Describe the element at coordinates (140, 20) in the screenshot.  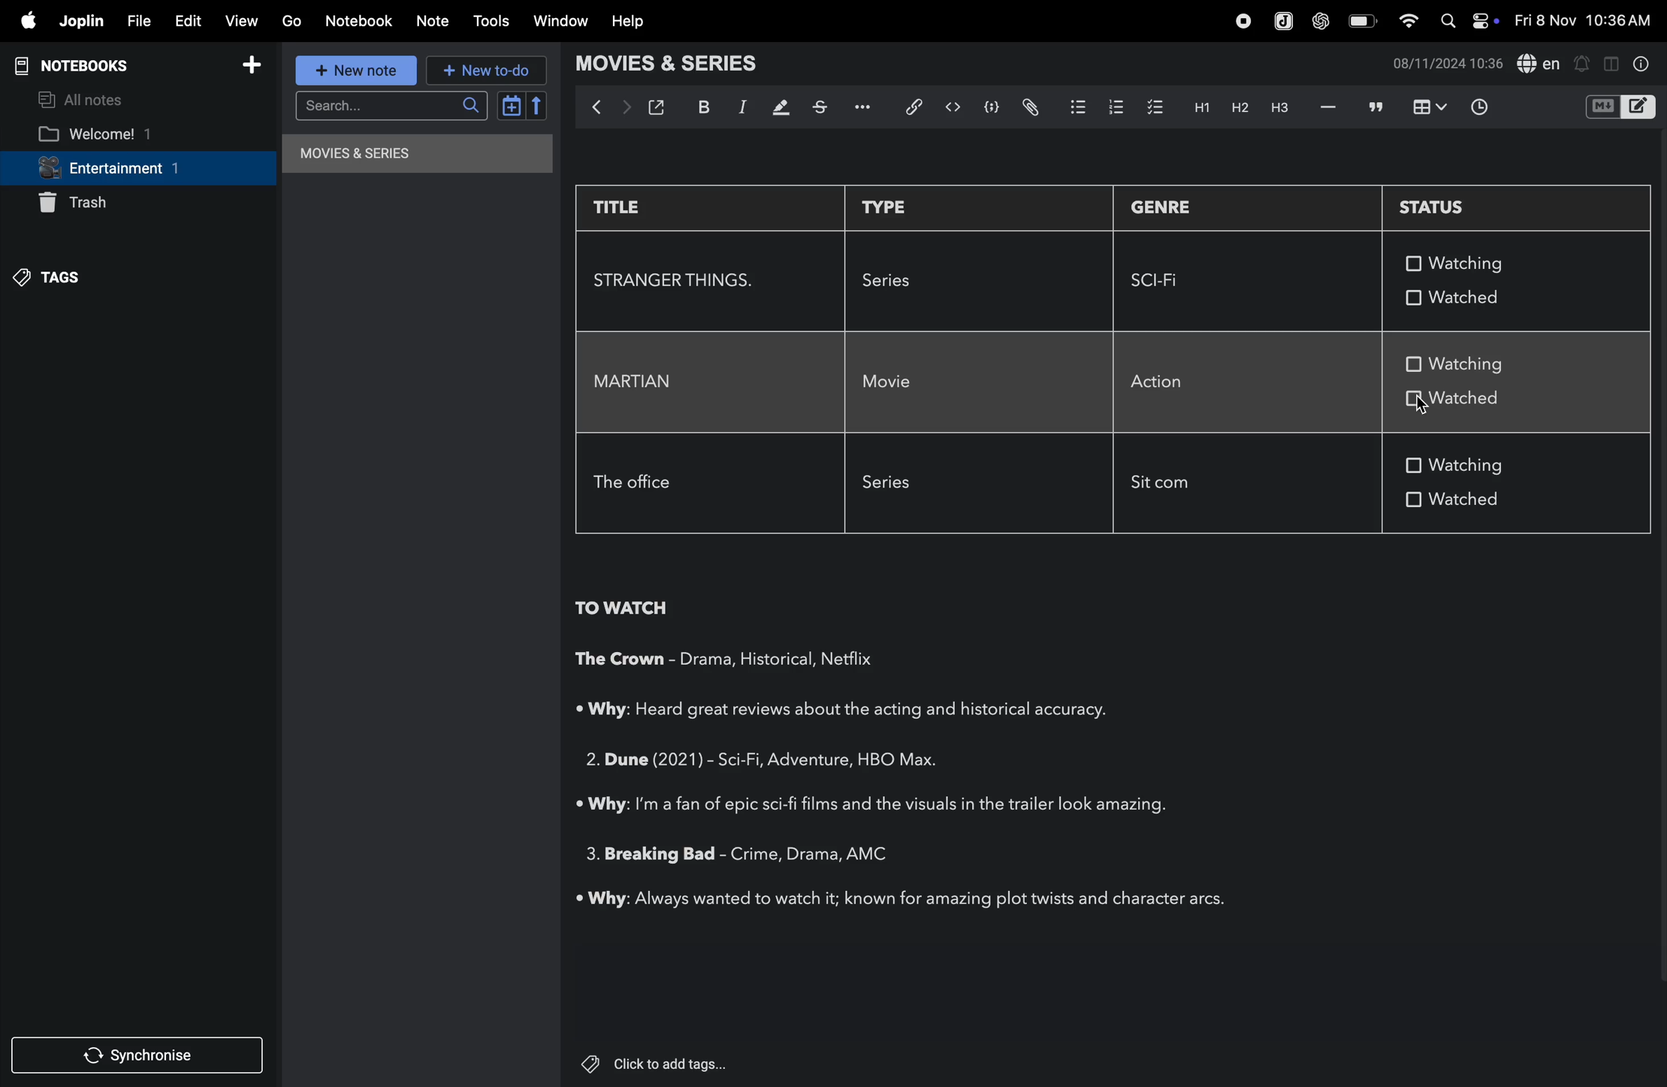
I see `file` at that location.